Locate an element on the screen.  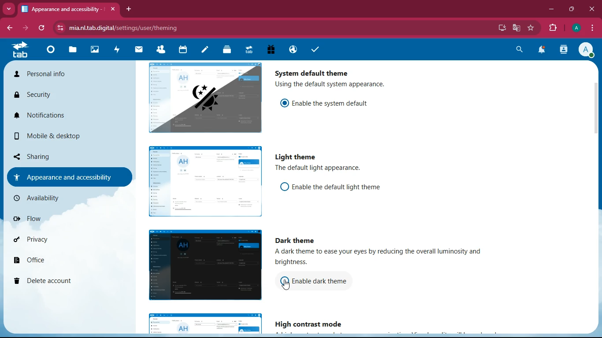
more is located at coordinates (10, 9).